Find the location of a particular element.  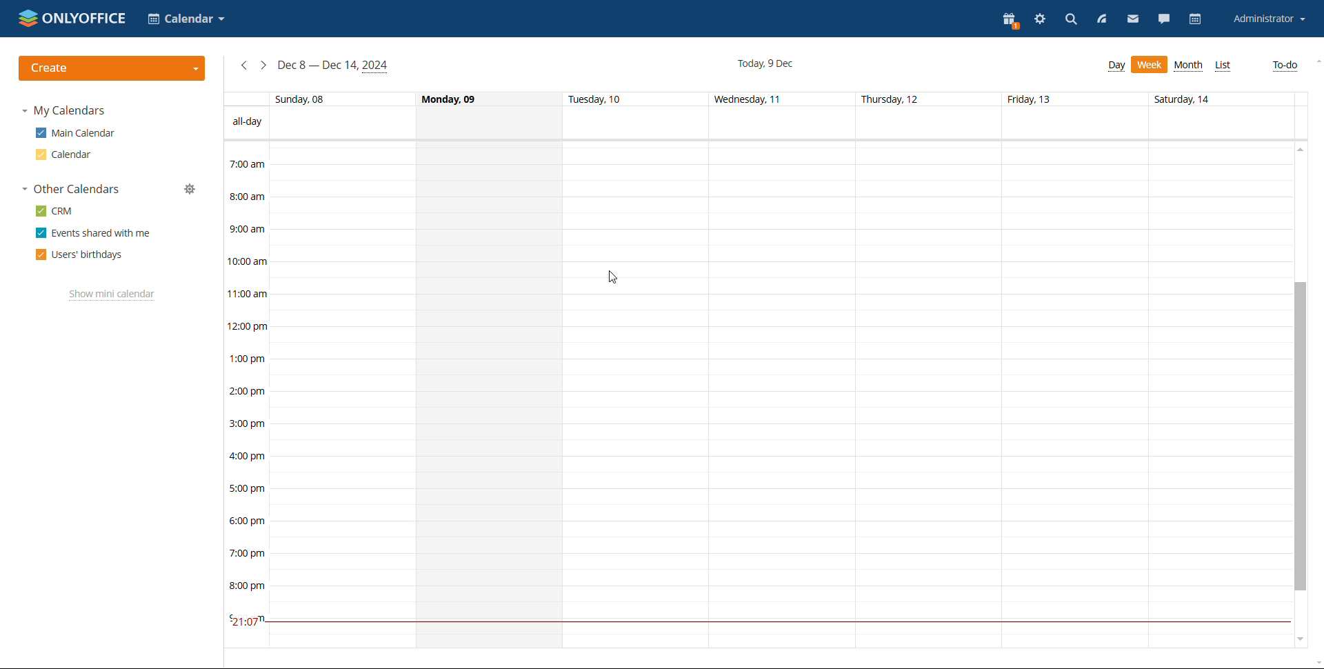

week view is located at coordinates (1150, 64).